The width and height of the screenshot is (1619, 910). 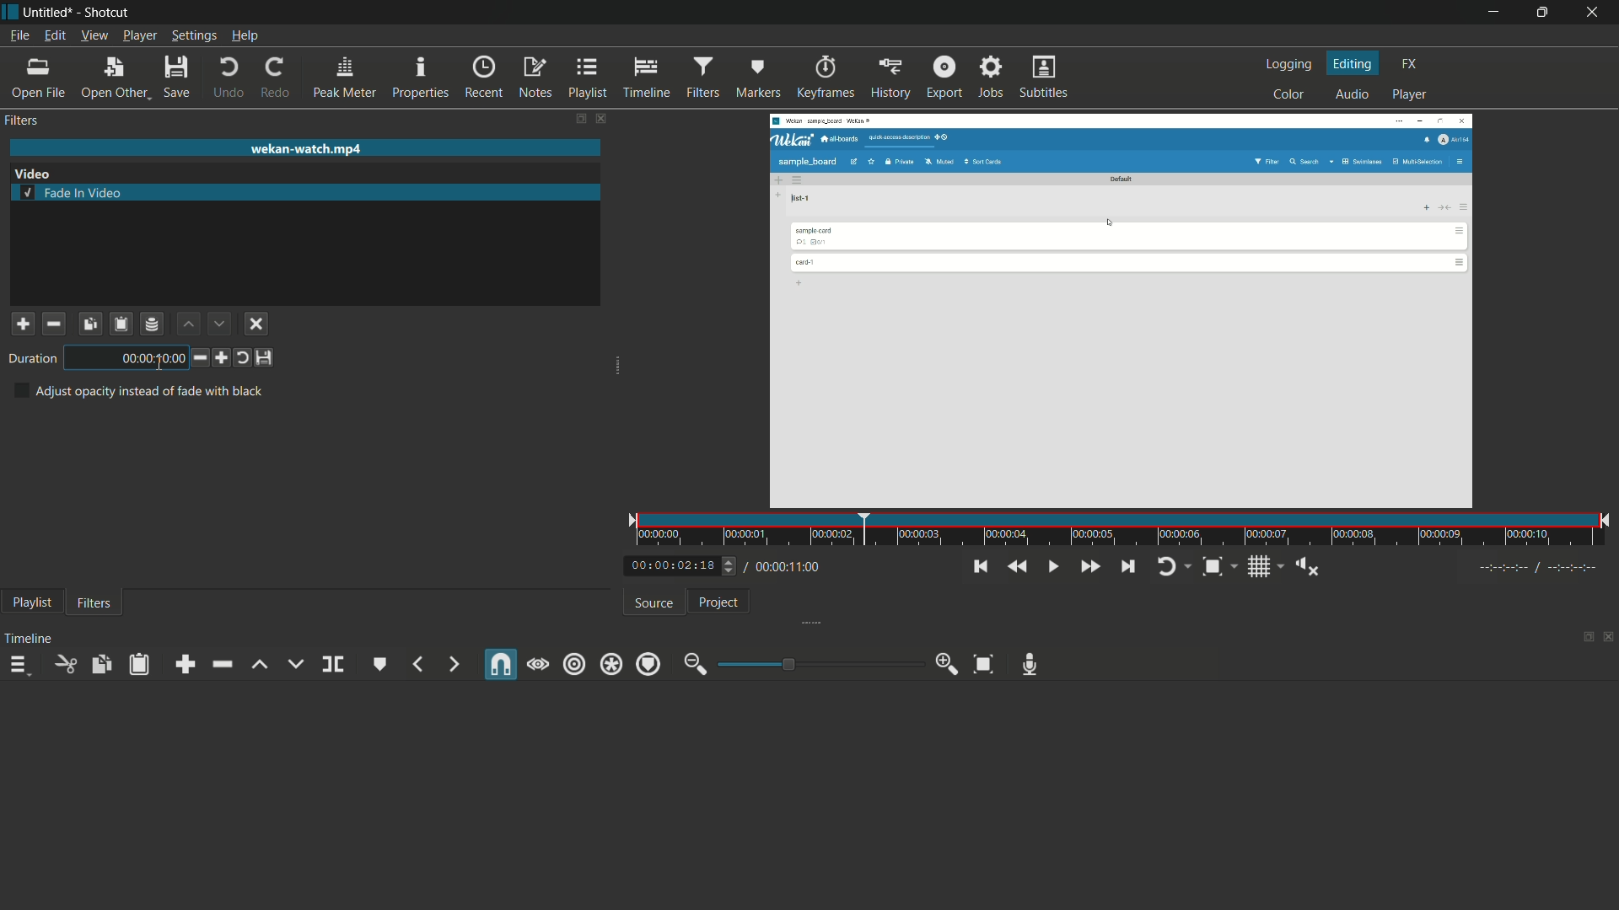 What do you see at coordinates (22, 324) in the screenshot?
I see `add a filter` at bounding box center [22, 324].